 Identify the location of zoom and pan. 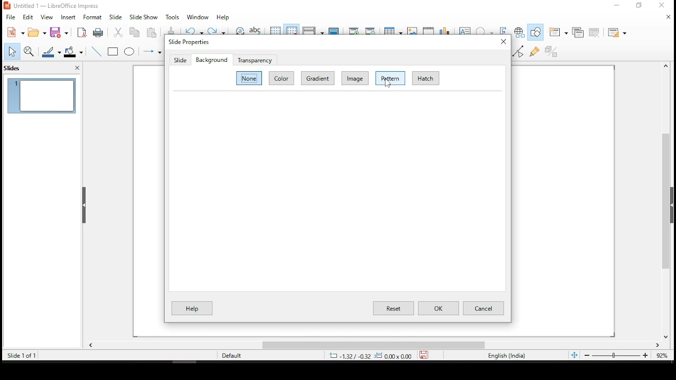
(31, 52).